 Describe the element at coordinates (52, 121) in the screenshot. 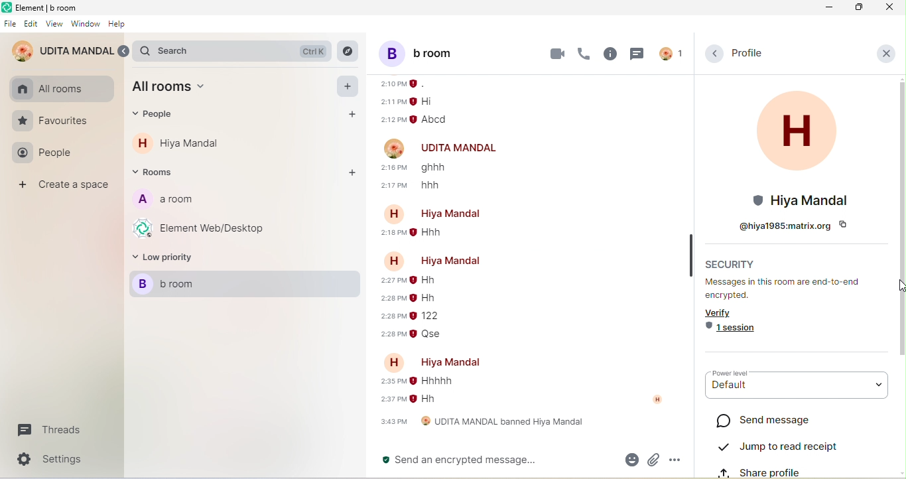

I see `favourites` at that location.